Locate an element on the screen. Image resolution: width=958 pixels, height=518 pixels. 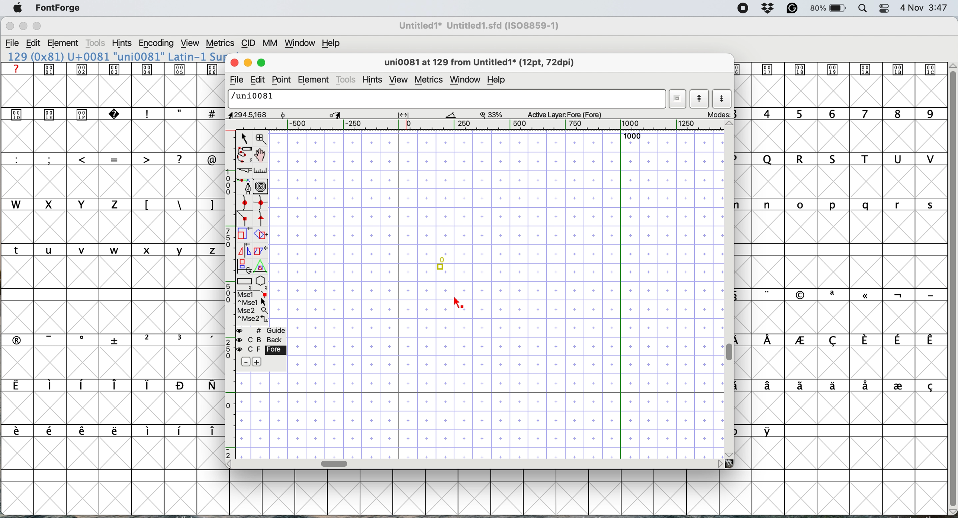
Help is located at coordinates (331, 43).